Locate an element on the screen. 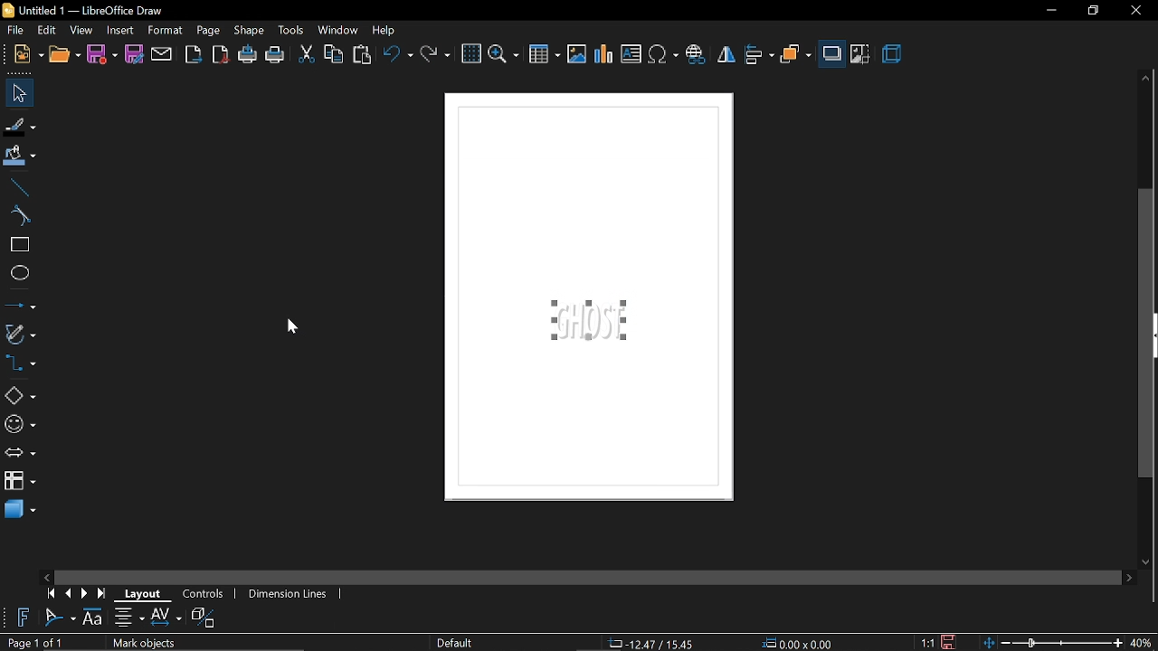 Image resolution: width=1158 pixels, height=651 pixels. page is located at coordinates (208, 31).